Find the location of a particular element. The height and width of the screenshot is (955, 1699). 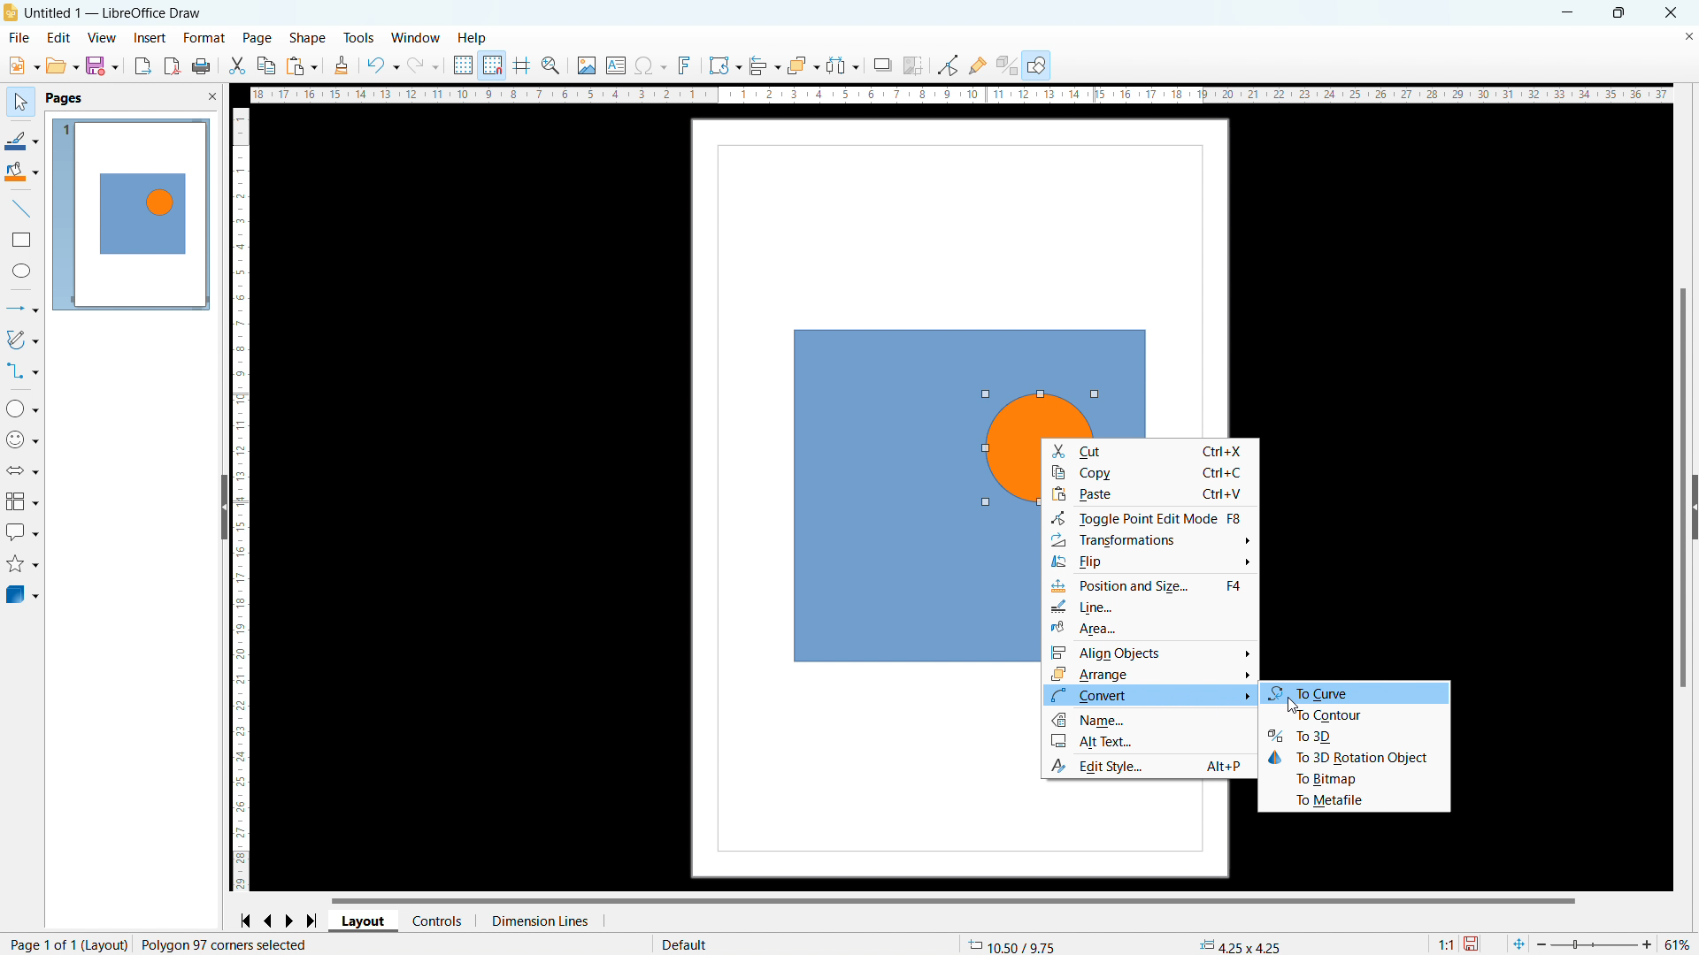

display grid is located at coordinates (462, 65).